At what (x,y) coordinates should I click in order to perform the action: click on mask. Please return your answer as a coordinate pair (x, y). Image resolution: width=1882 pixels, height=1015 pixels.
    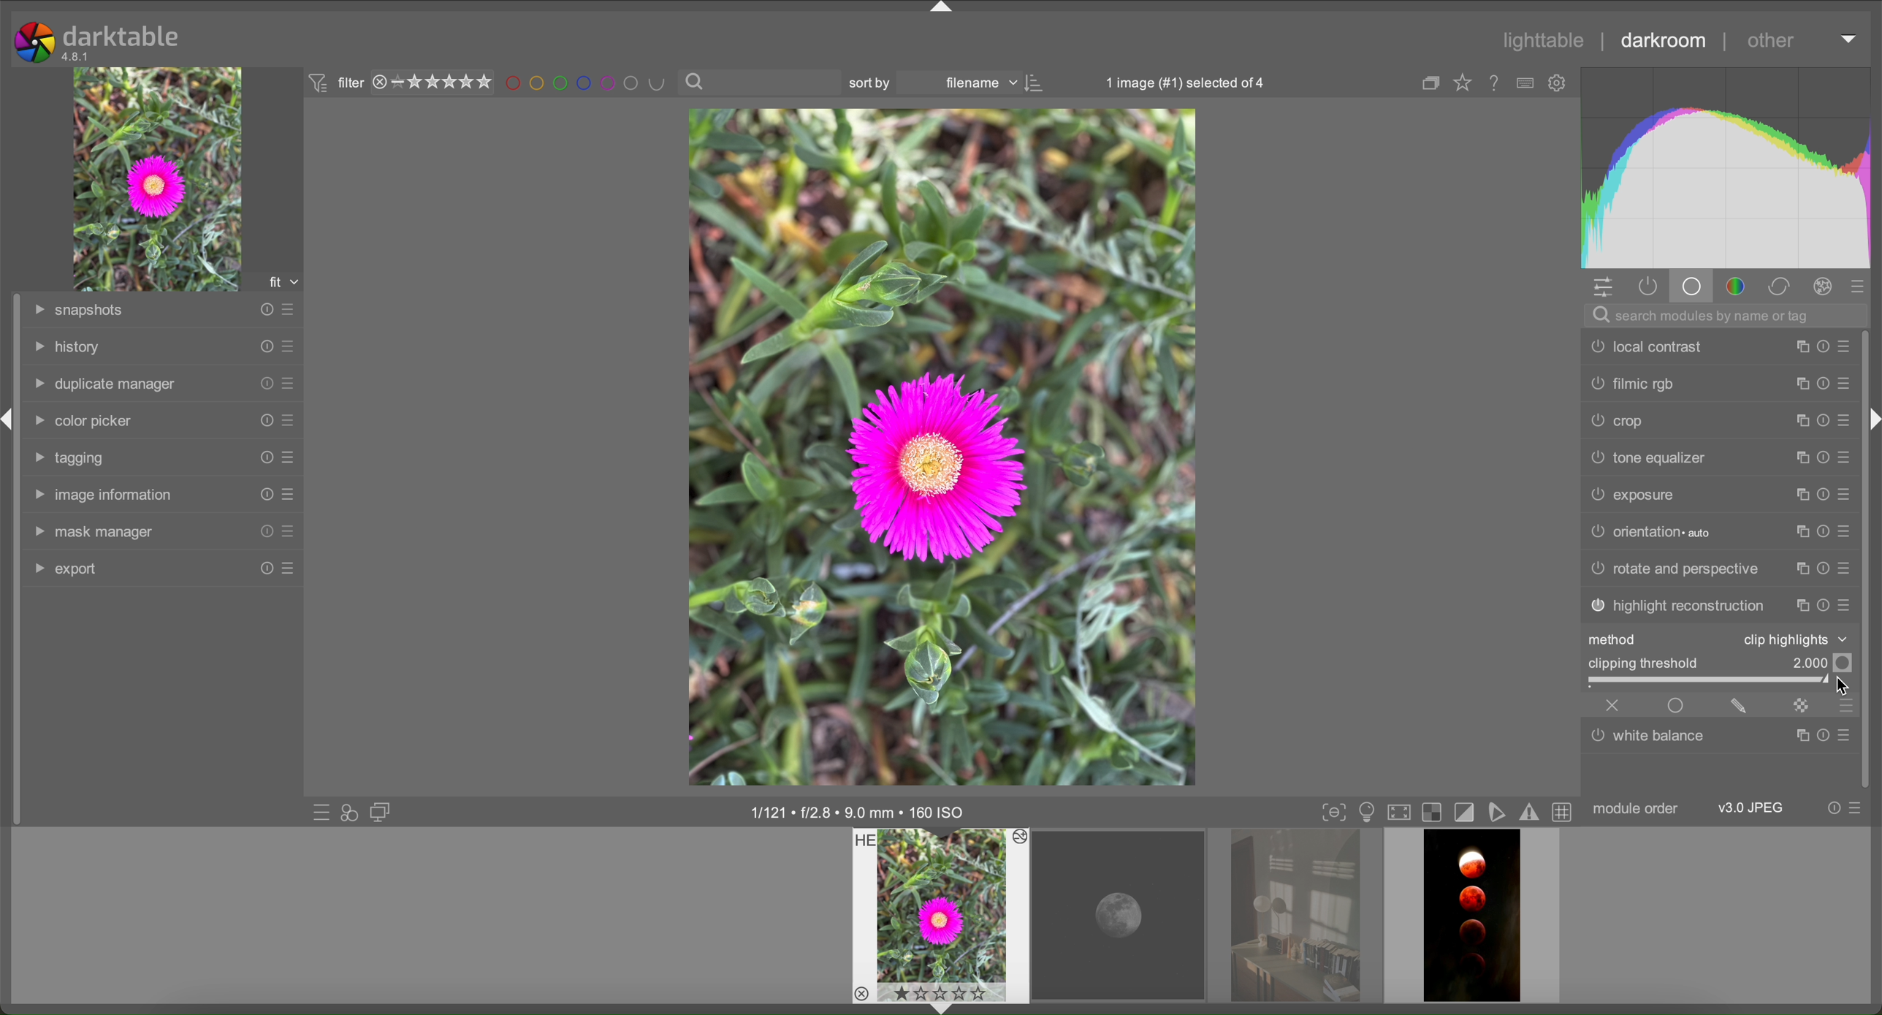
    Looking at the image, I should click on (1800, 704).